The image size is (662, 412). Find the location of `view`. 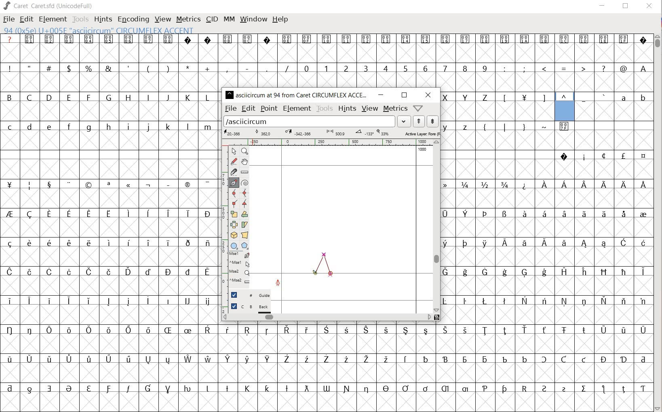

view is located at coordinates (370, 109).